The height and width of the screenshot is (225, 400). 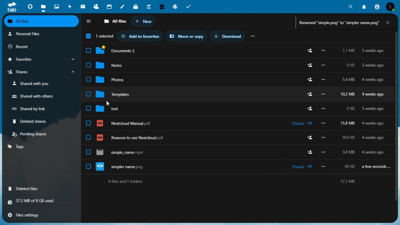 I want to click on Account icon, so click(x=392, y=6).